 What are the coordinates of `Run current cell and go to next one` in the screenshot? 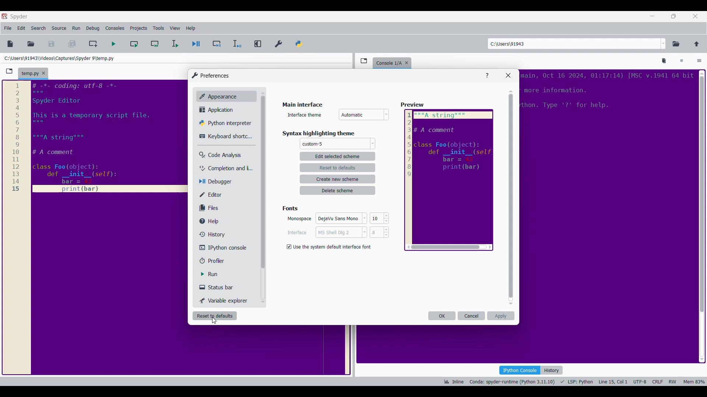 It's located at (155, 44).